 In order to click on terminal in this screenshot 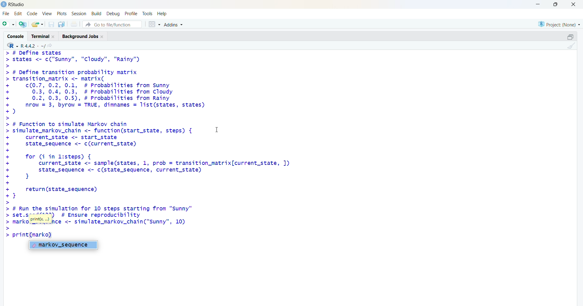, I will do `click(43, 36)`.